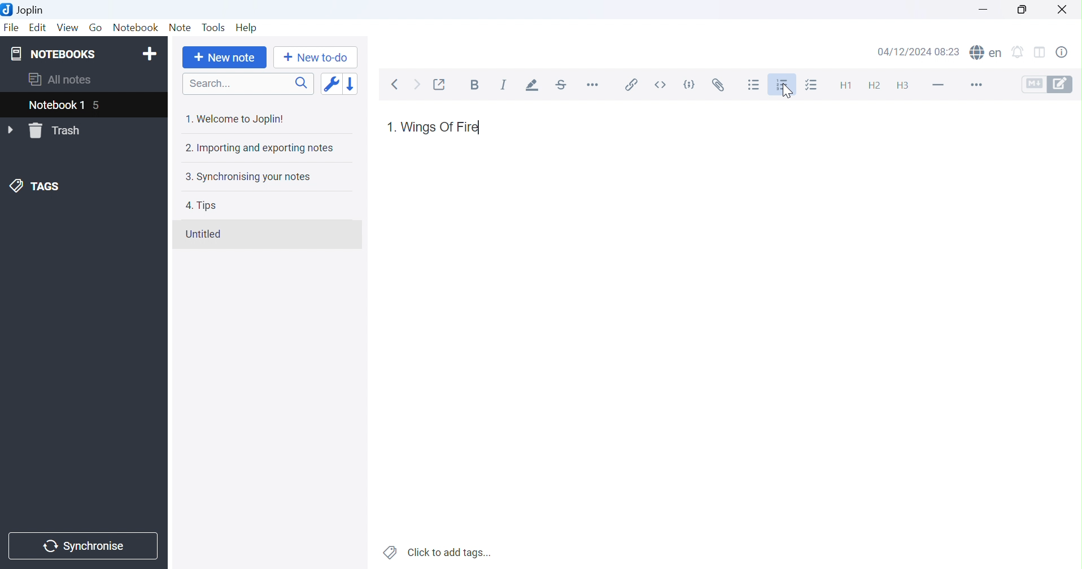 The image size is (1082, 569). What do you see at coordinates (59, 81) in the screenshot?
I see `All notes` at bounding box center [59, 81].